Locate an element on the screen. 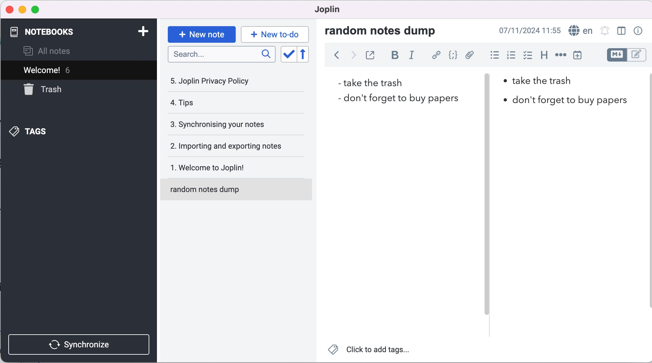 This screenshot has width=652, height=363. tips is located at coordinates (220, 104).